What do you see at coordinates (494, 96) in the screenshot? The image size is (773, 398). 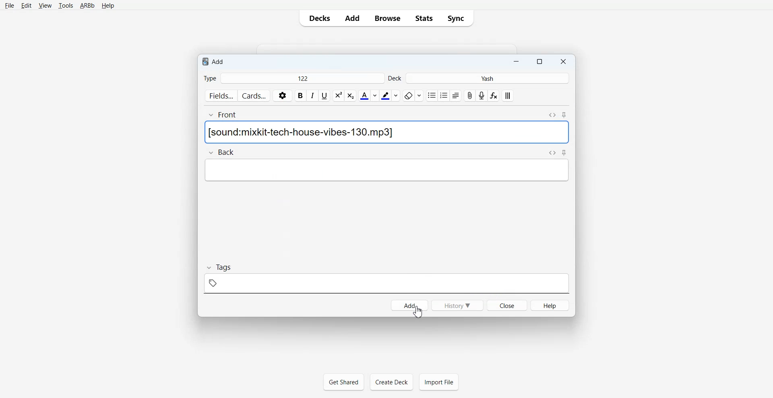 I see `function` at bounding box center [494, 96].